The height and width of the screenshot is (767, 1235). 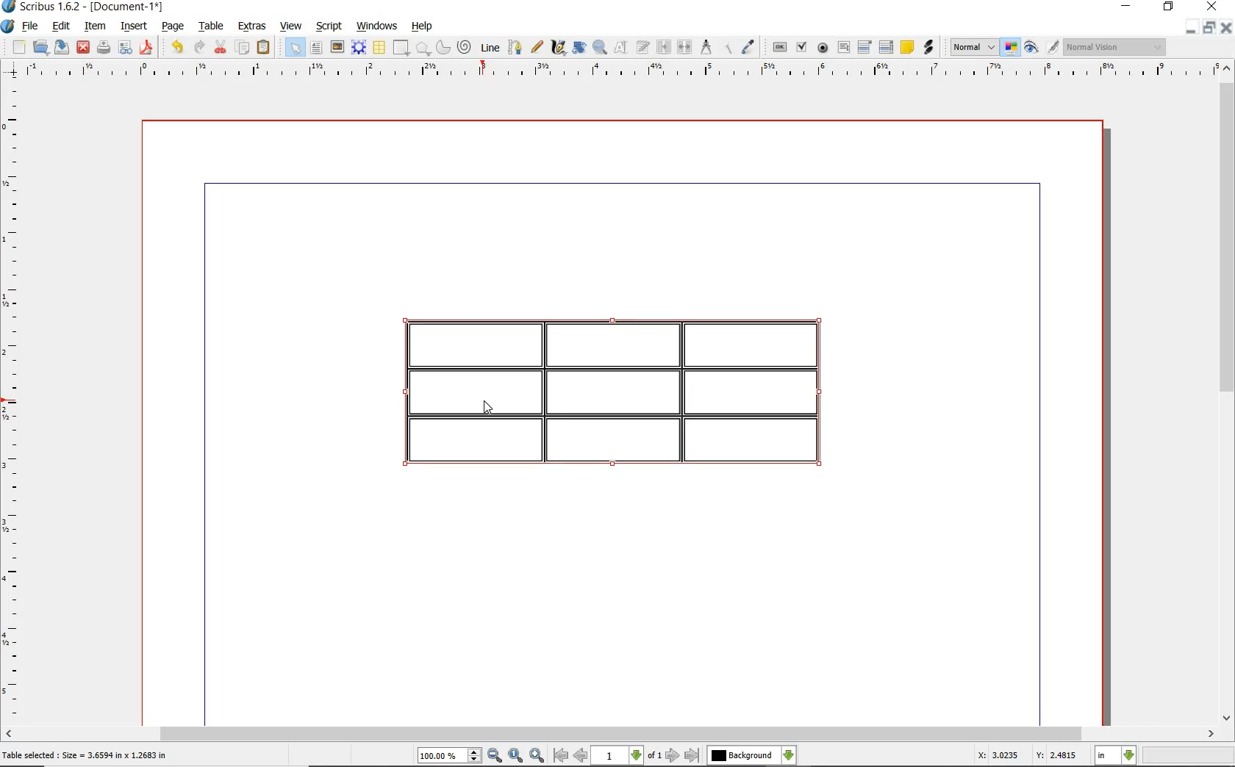 I want to click on file, so click(x=32, y=27).